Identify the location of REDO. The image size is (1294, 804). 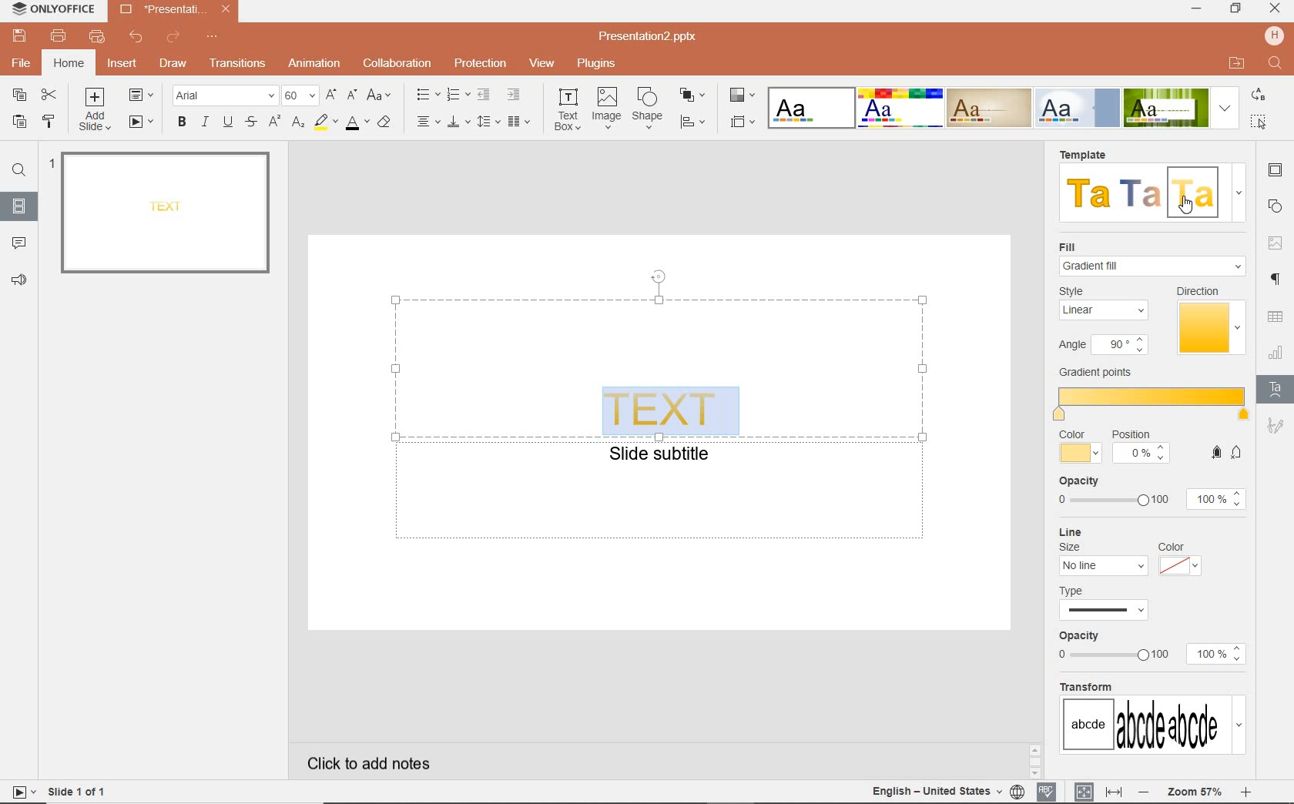
(171, 38).